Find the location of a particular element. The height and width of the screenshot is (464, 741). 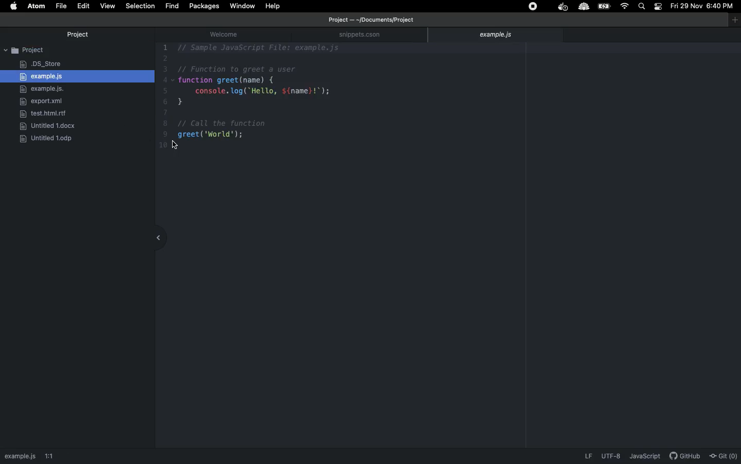

View is located at coordinates (108, 6).